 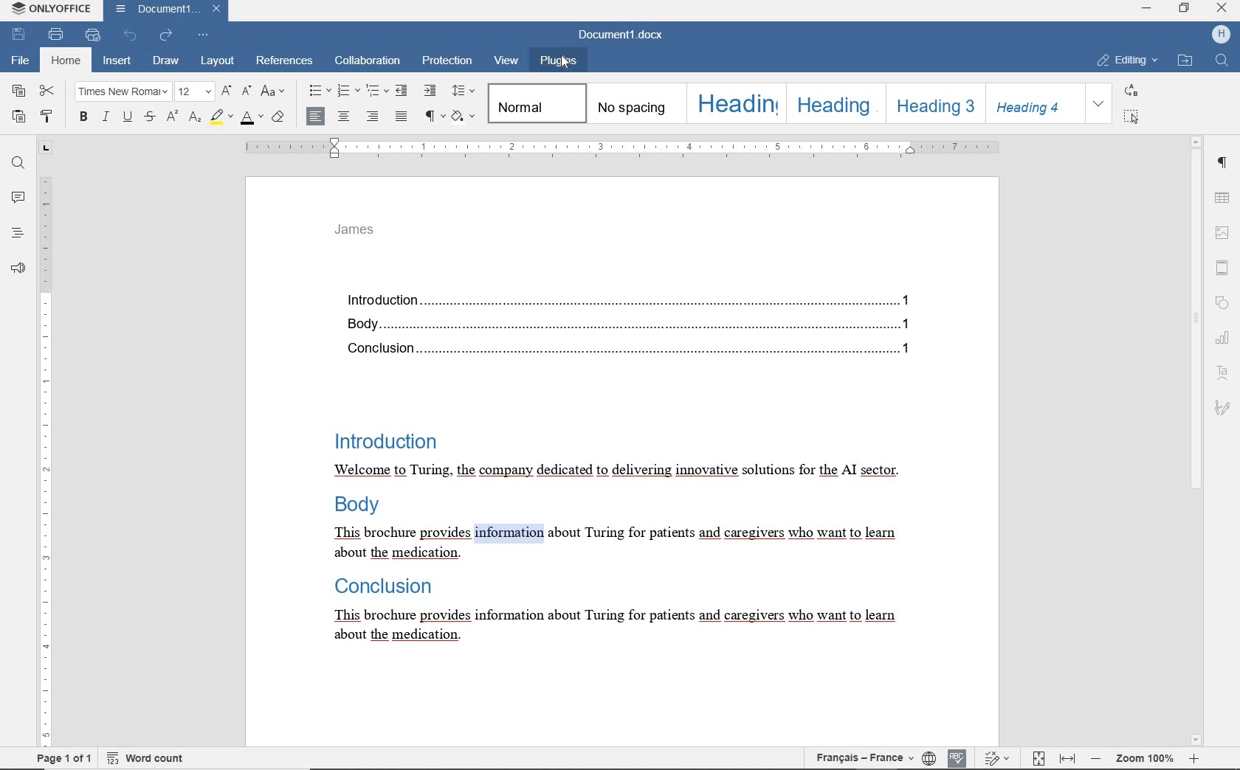 What do you see at coordinates (16, 232) in the screenshot?
I see `HEADINGS` at bounding box center [16, 232].